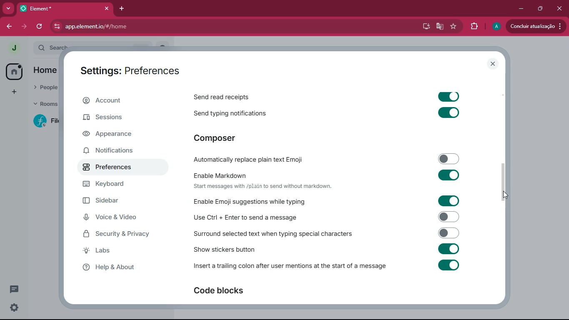 The width and height of the screenshot is (569, 320). Describe the element at coordinates (473, 26) in the screenshot. I see `extensions` at that location.